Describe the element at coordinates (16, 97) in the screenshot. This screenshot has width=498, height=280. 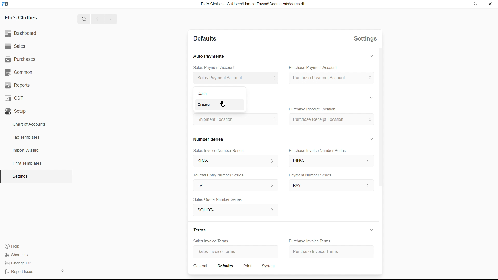
I see `GST` at that location.